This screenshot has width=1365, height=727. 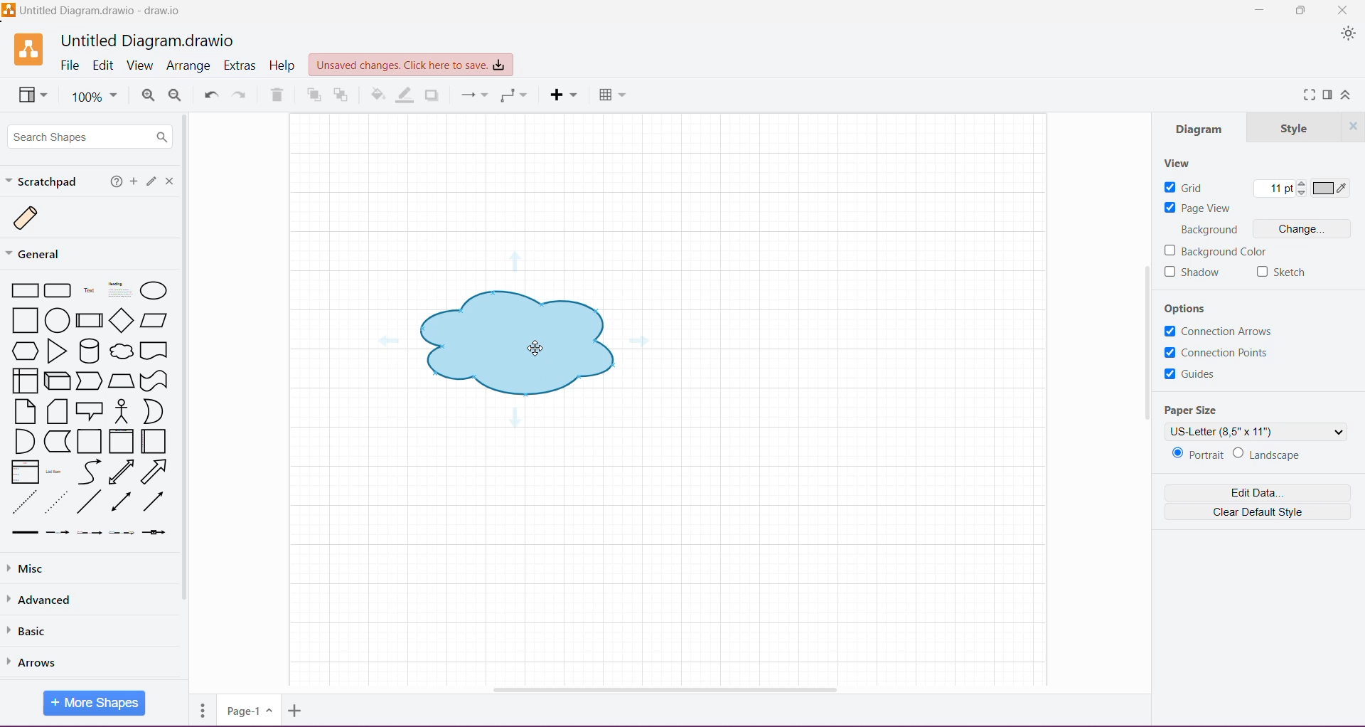 What do you see at coordinates (134, 181) in the screenshot?
I see `Add` at bounding box center [134, 181].